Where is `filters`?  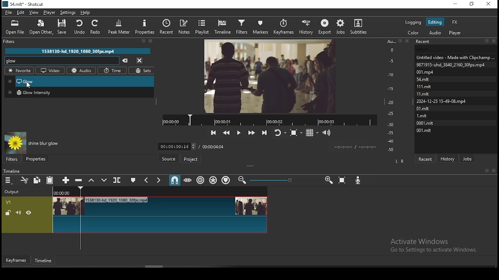
filters is located at coordinates (12, 159).